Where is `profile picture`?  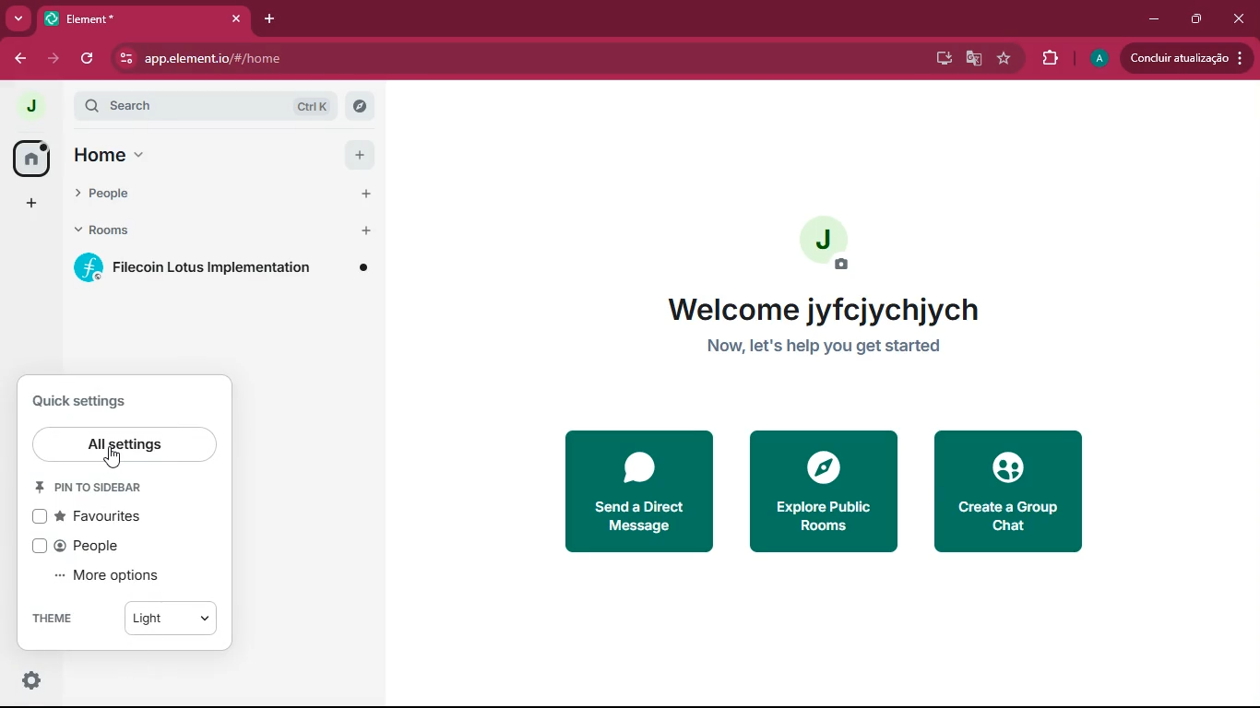
profile picture is located at coordinates (31, 105).